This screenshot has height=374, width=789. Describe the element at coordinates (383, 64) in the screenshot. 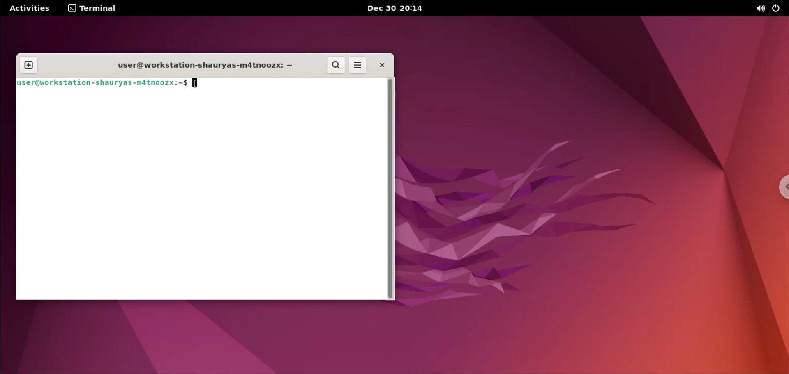

I see `close` at that location.